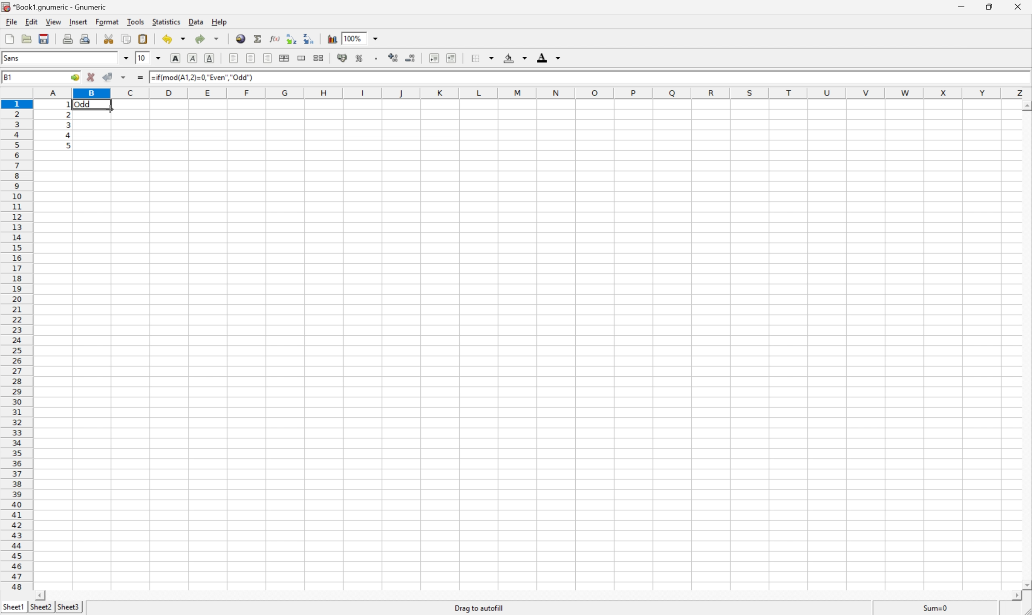  Describe the element at coordinates (67, 38) in the screenshot. I see `Print current file` at that location.